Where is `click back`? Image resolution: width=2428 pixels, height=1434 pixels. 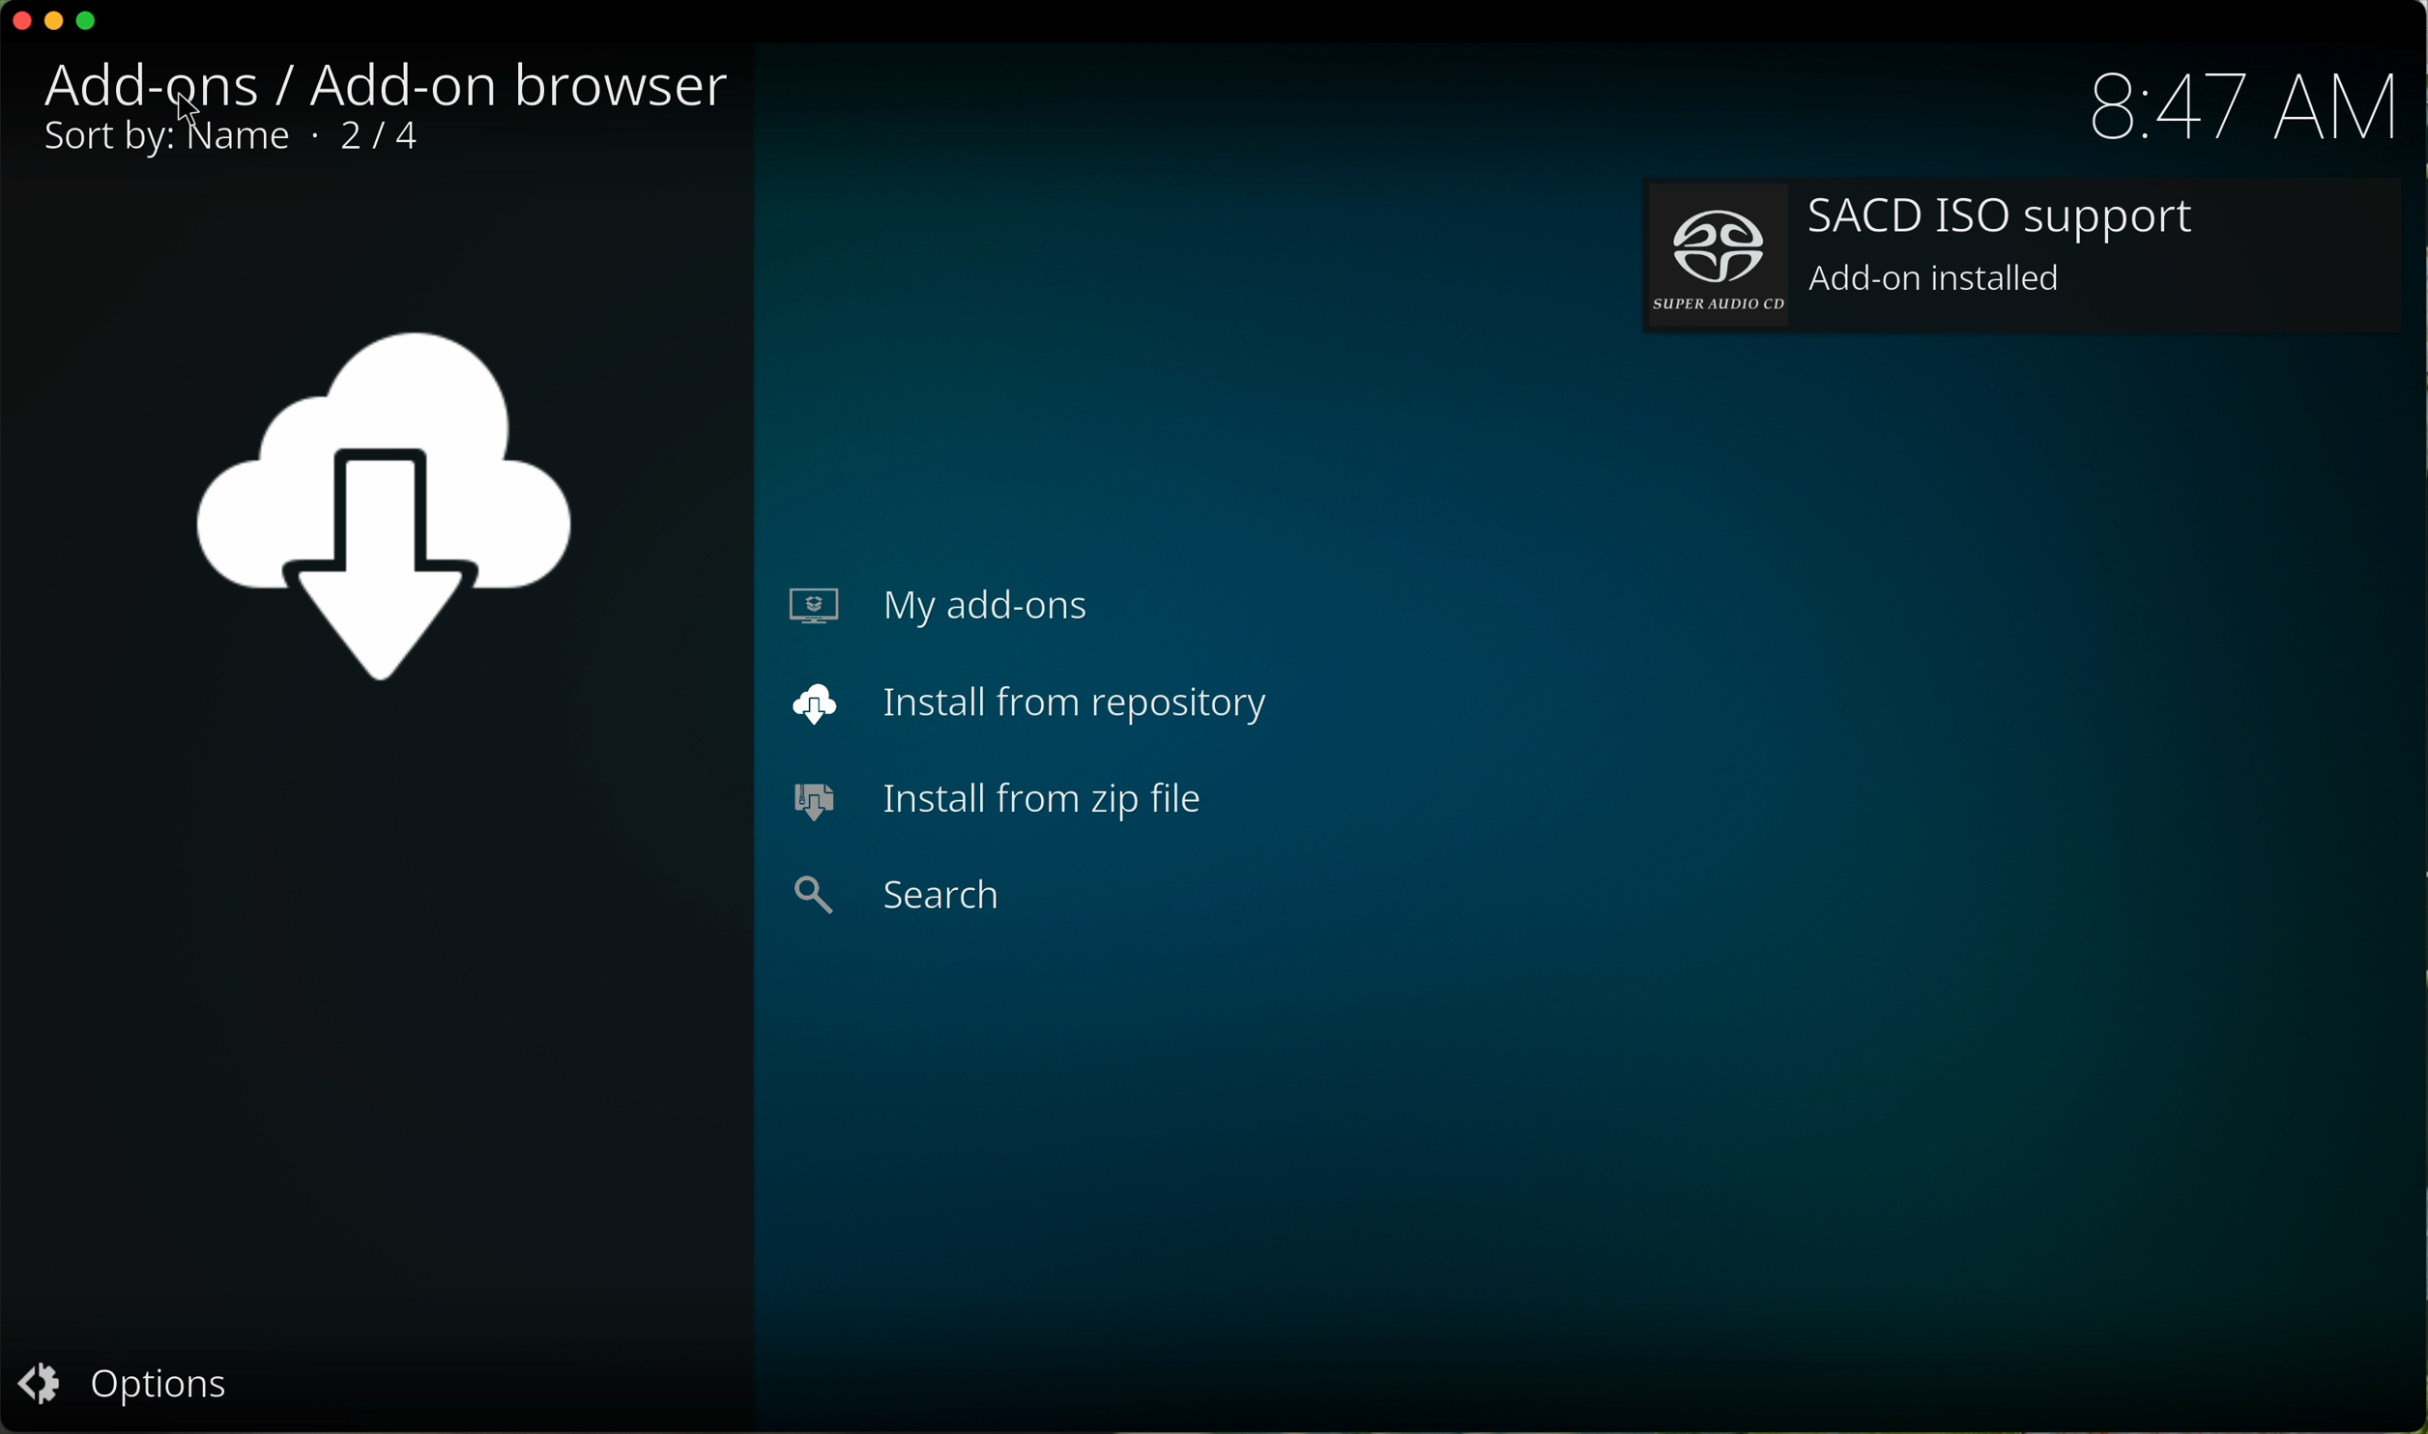
click back is located at coordinates (167, 89).